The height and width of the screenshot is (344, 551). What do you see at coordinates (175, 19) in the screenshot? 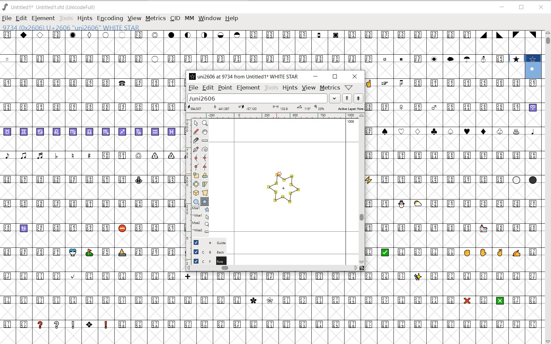
I see `CID` at bounding box center [175, 19].